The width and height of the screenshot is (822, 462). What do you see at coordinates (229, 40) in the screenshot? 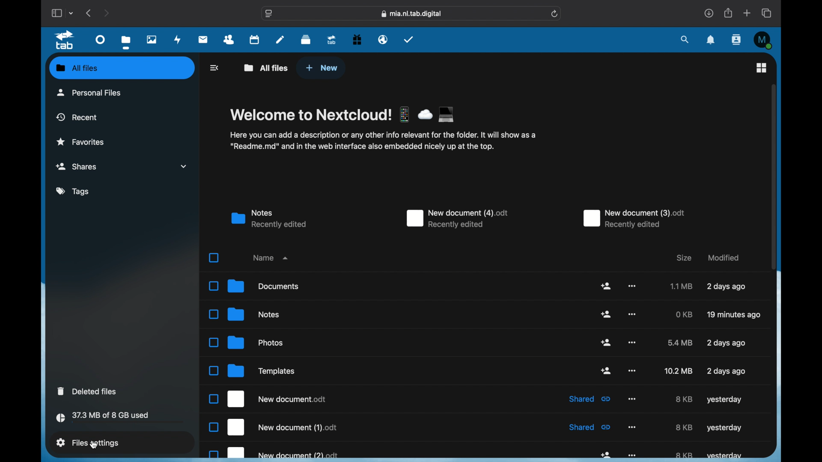
I see `contacts` at bounding box center [229, 40].